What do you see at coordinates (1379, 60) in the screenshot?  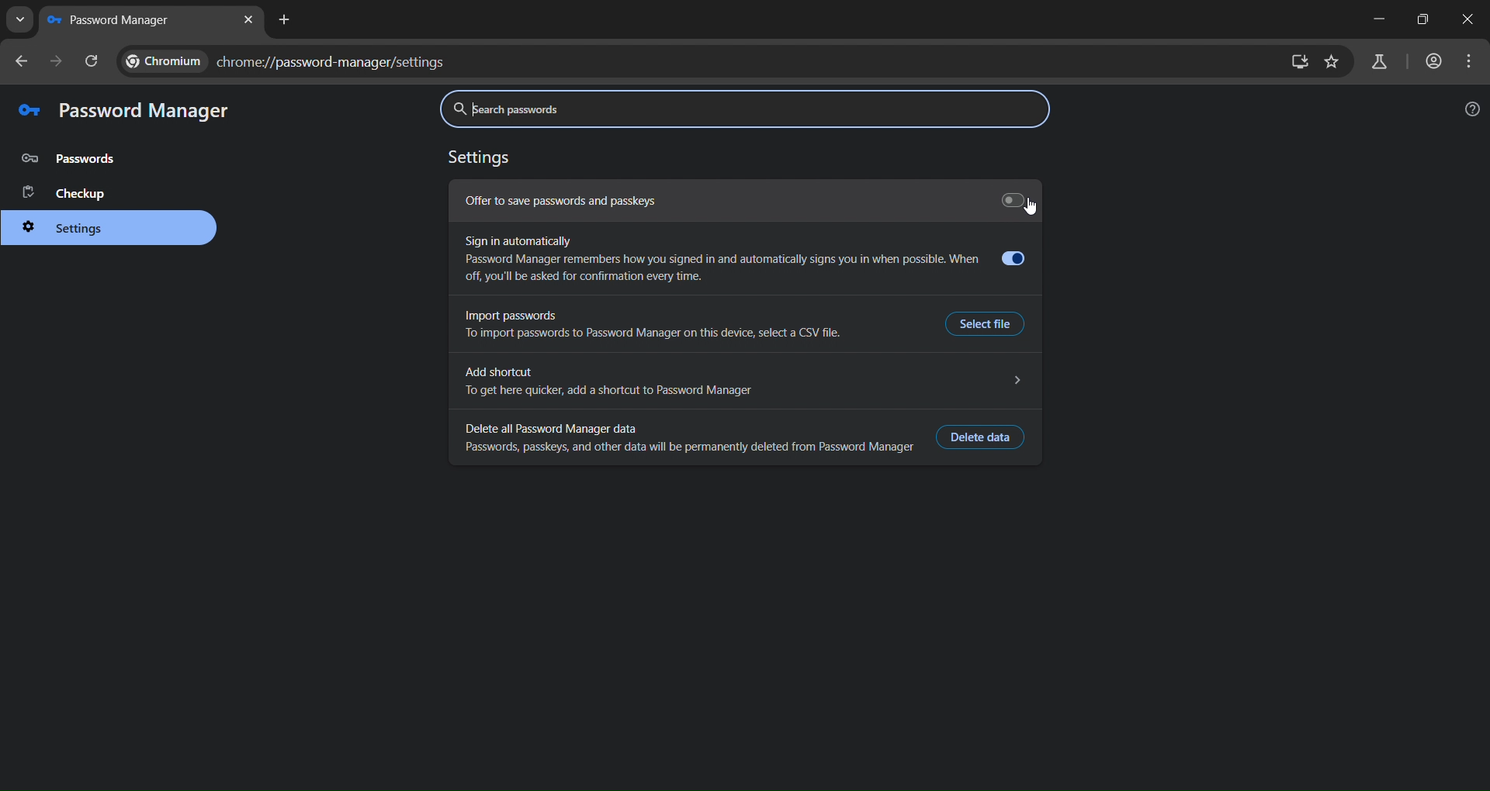 I see `search labs` at bounding box center [1379, 60].